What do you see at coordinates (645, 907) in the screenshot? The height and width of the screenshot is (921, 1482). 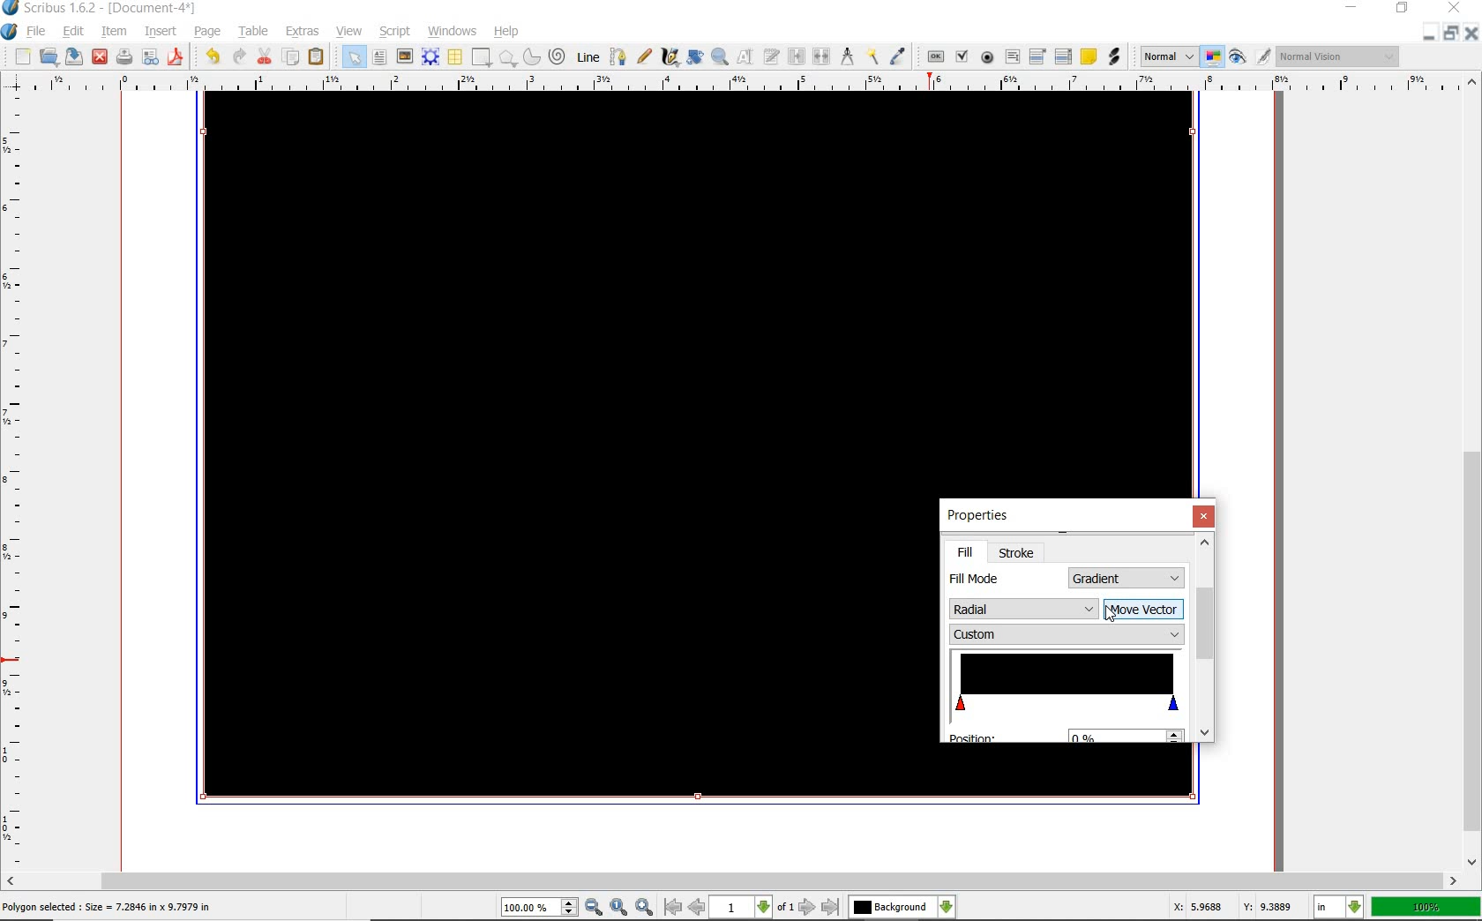 I see `zoom in` at bounding box center [645, 907].